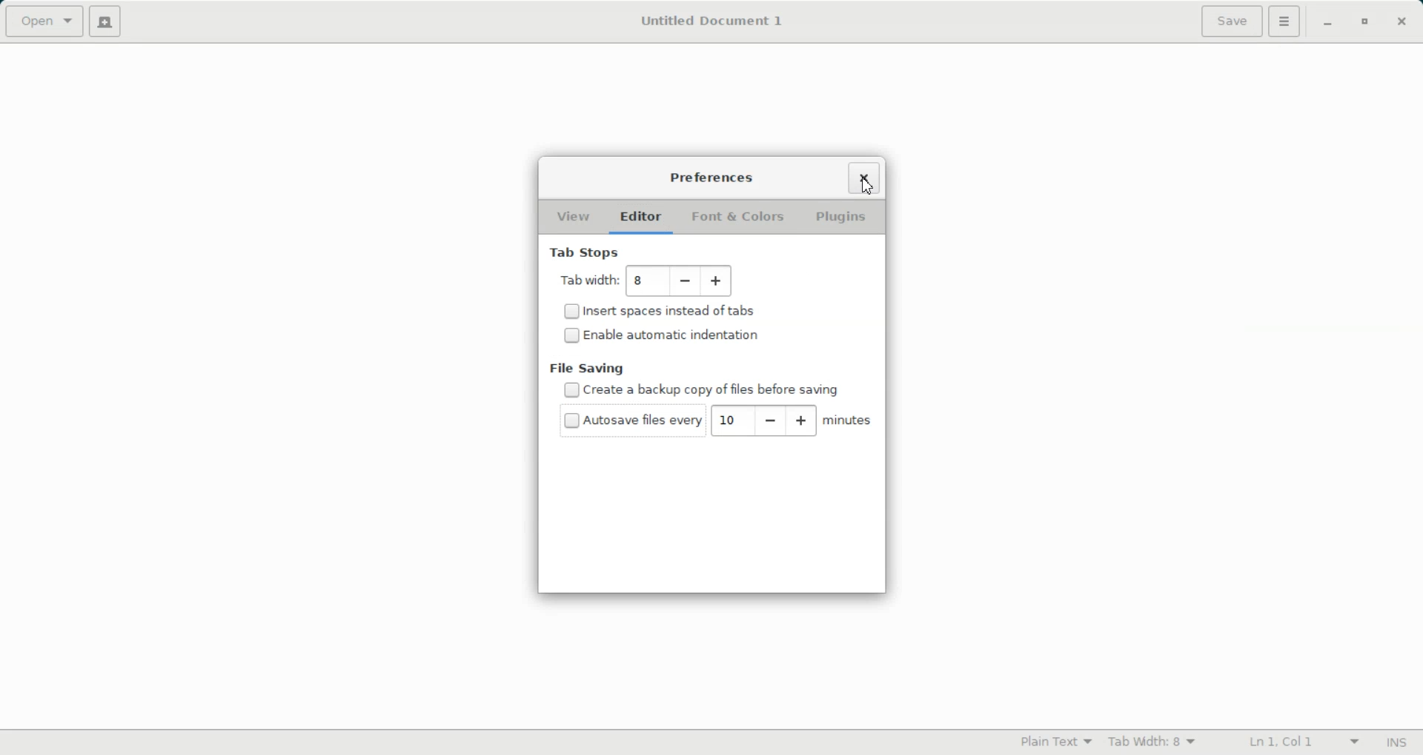 The width and height of the screenshot is (1423, 755). Describe the element at coordinates (767, 420) in the screenshot. I see `Decrease` at that location.